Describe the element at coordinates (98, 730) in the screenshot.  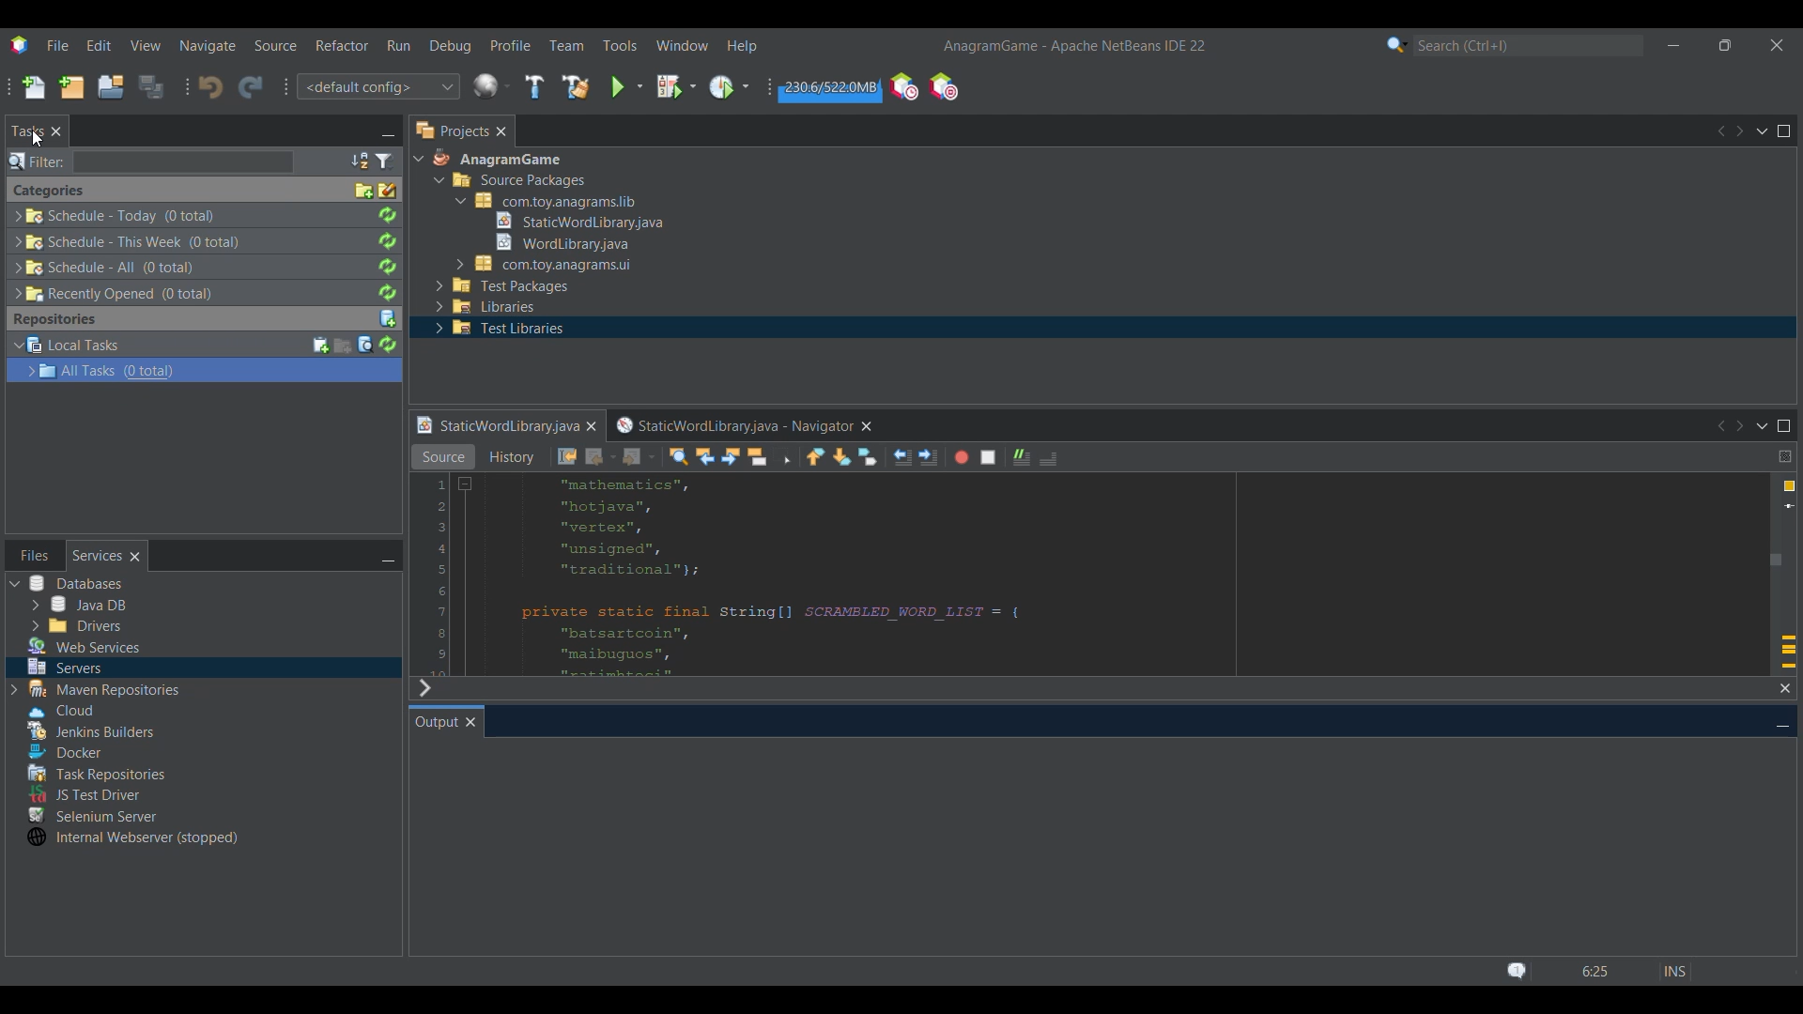
I see `` at that location.